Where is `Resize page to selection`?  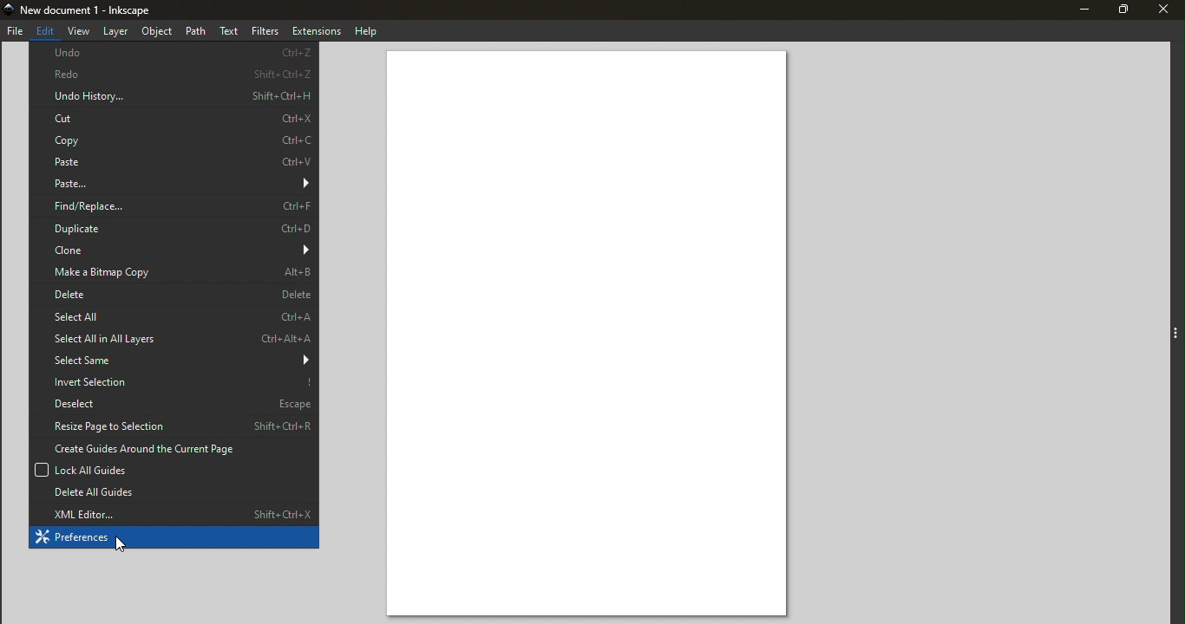 Resize page to selection is located at coordinates (173, 426).